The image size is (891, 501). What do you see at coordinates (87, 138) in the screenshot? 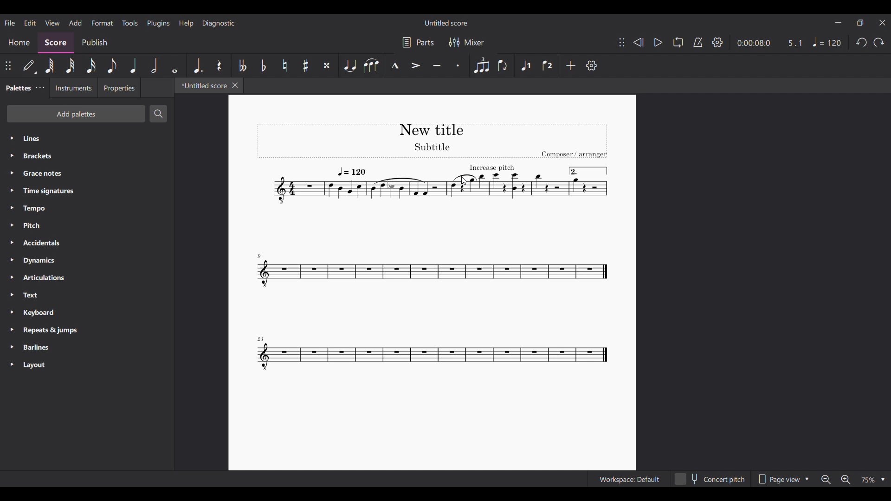
I see `Lines` at bounding box center [87, 138].